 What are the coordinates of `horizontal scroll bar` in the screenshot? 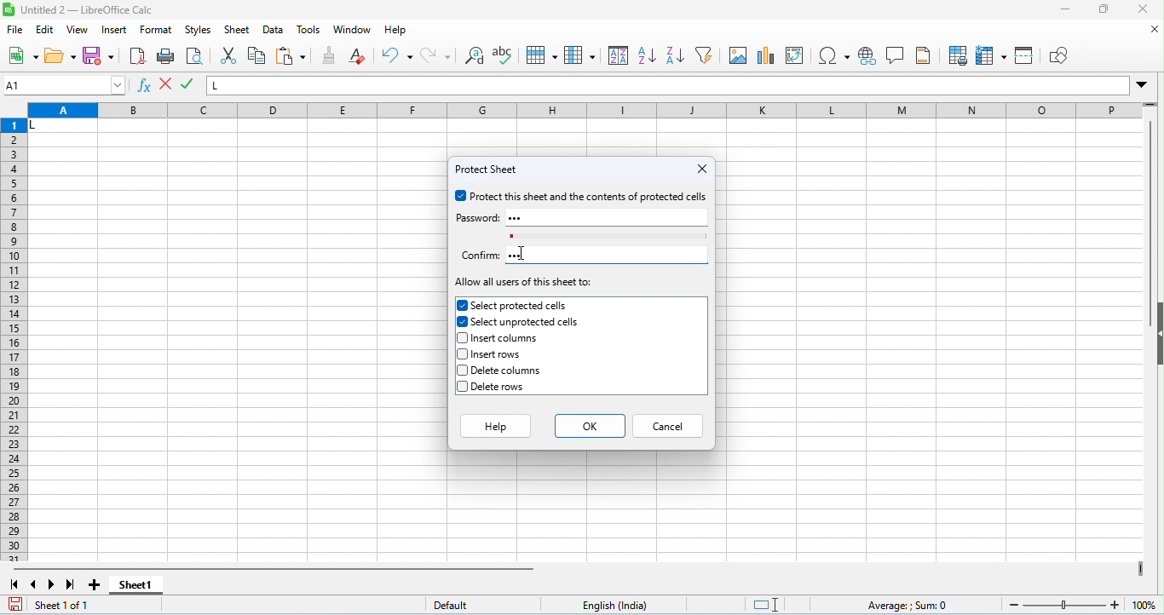 It's located at (278, 569).